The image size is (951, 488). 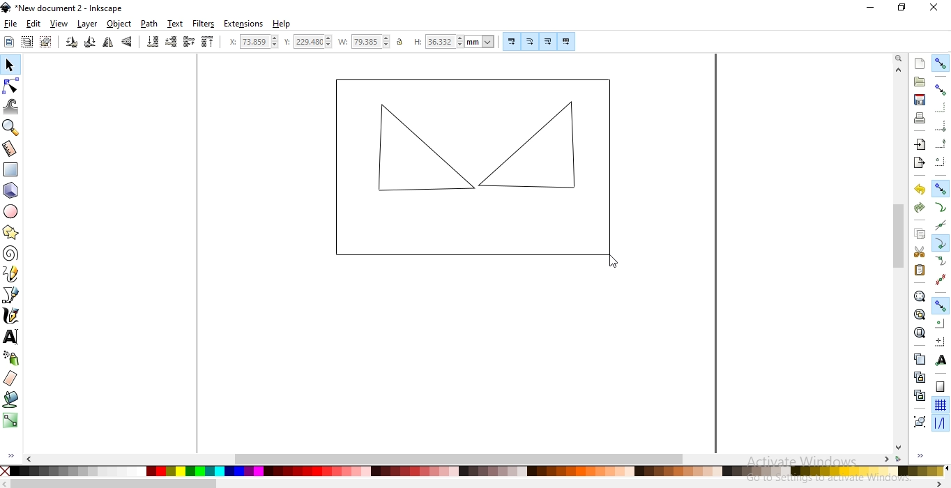 I want to click on raise selection to top, so click(x=208, y=42).